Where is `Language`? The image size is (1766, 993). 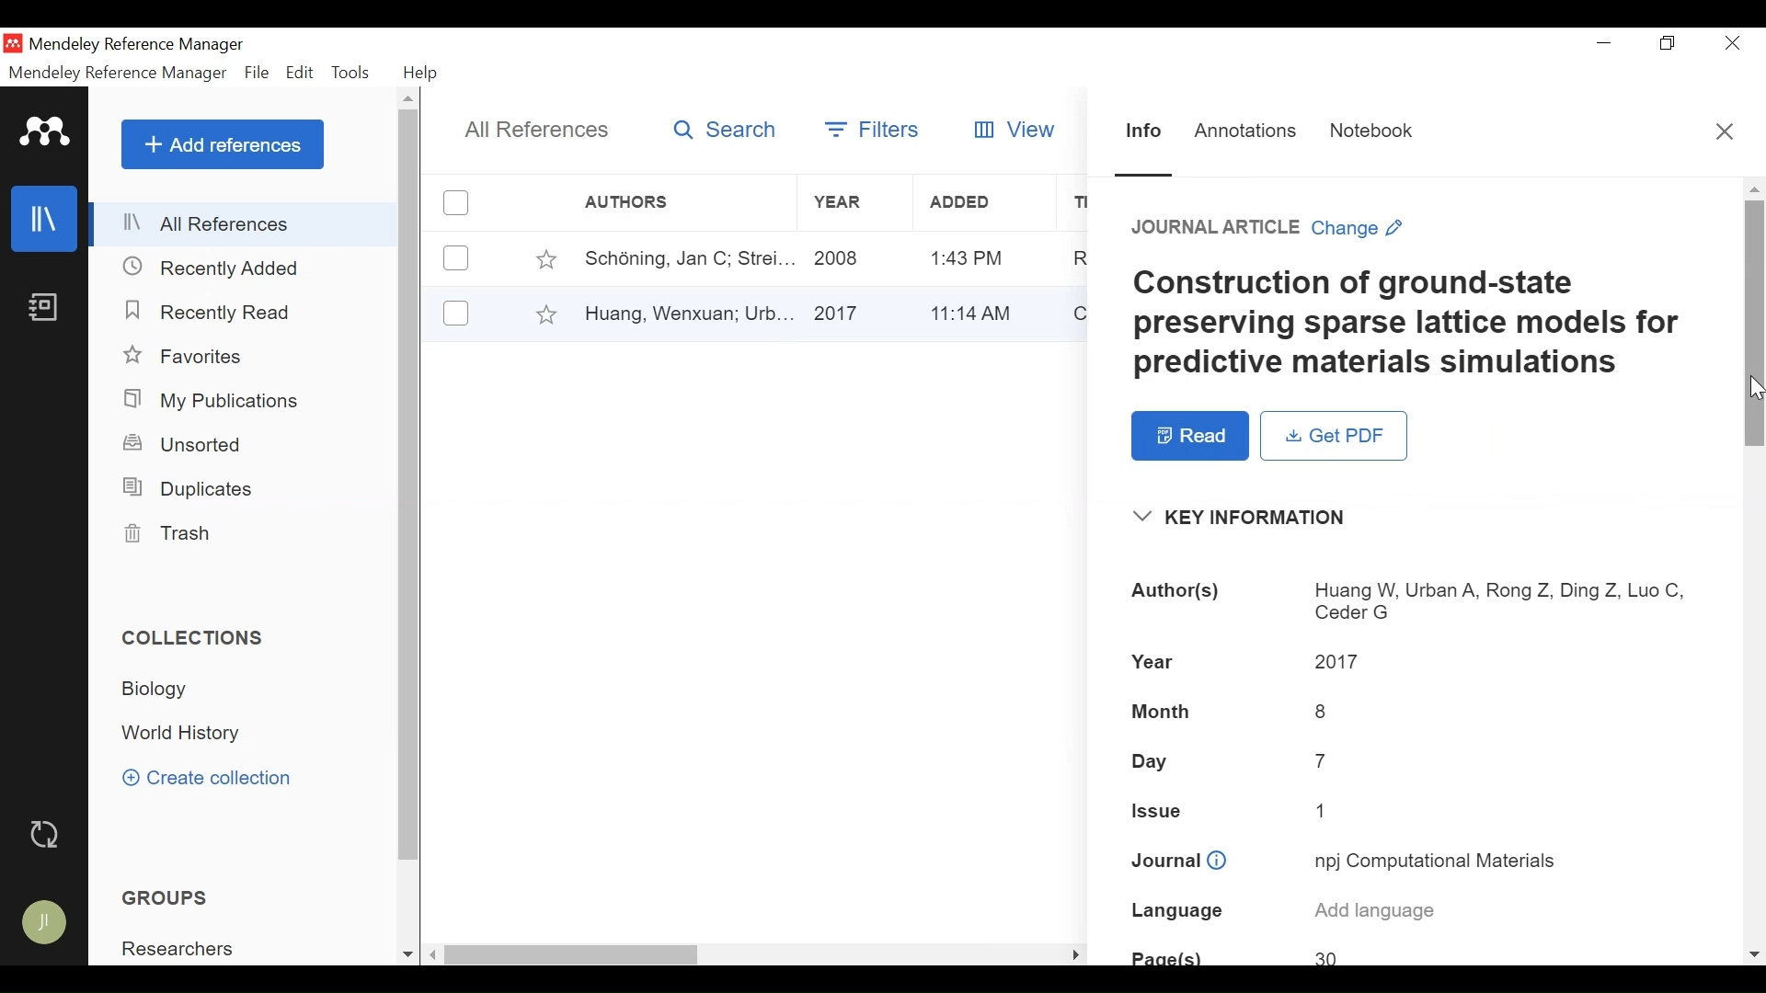 Language is located at coordinates (1421, 913).